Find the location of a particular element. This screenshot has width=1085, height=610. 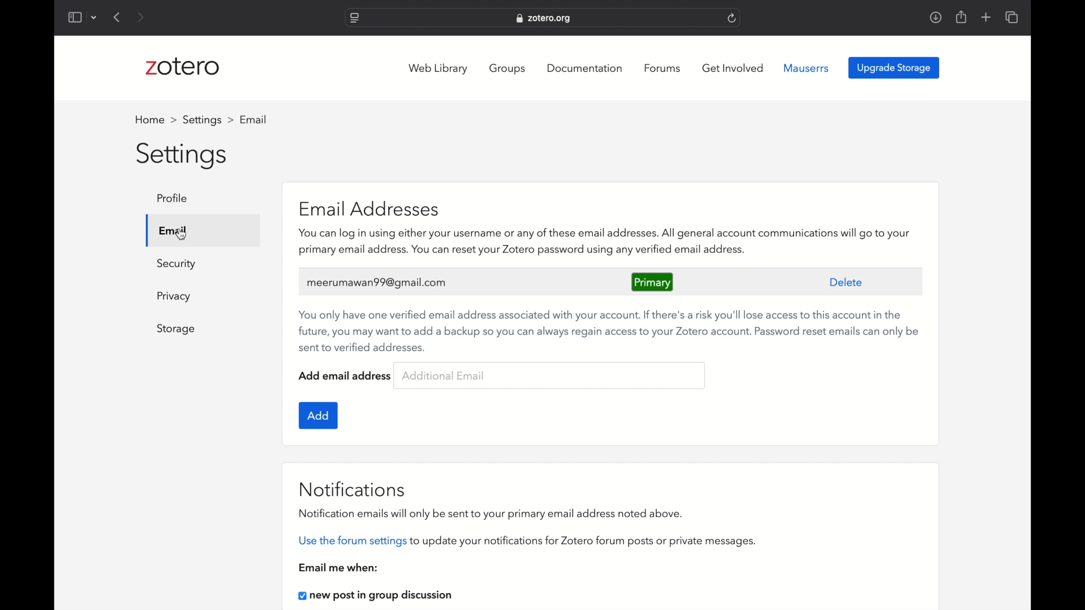

notifications is located at coordinates (352, 489).